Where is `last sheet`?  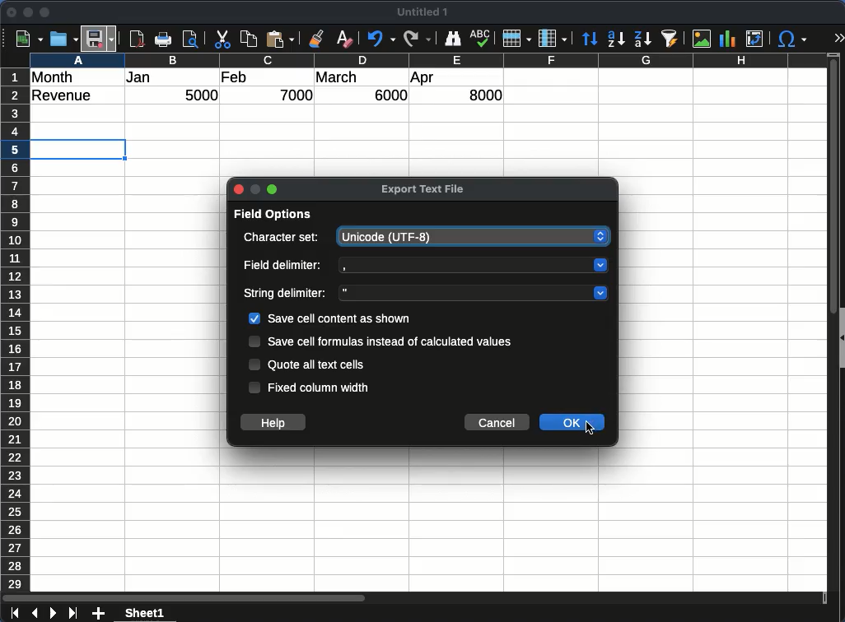
last sheet is located at coordinates (72, 614).